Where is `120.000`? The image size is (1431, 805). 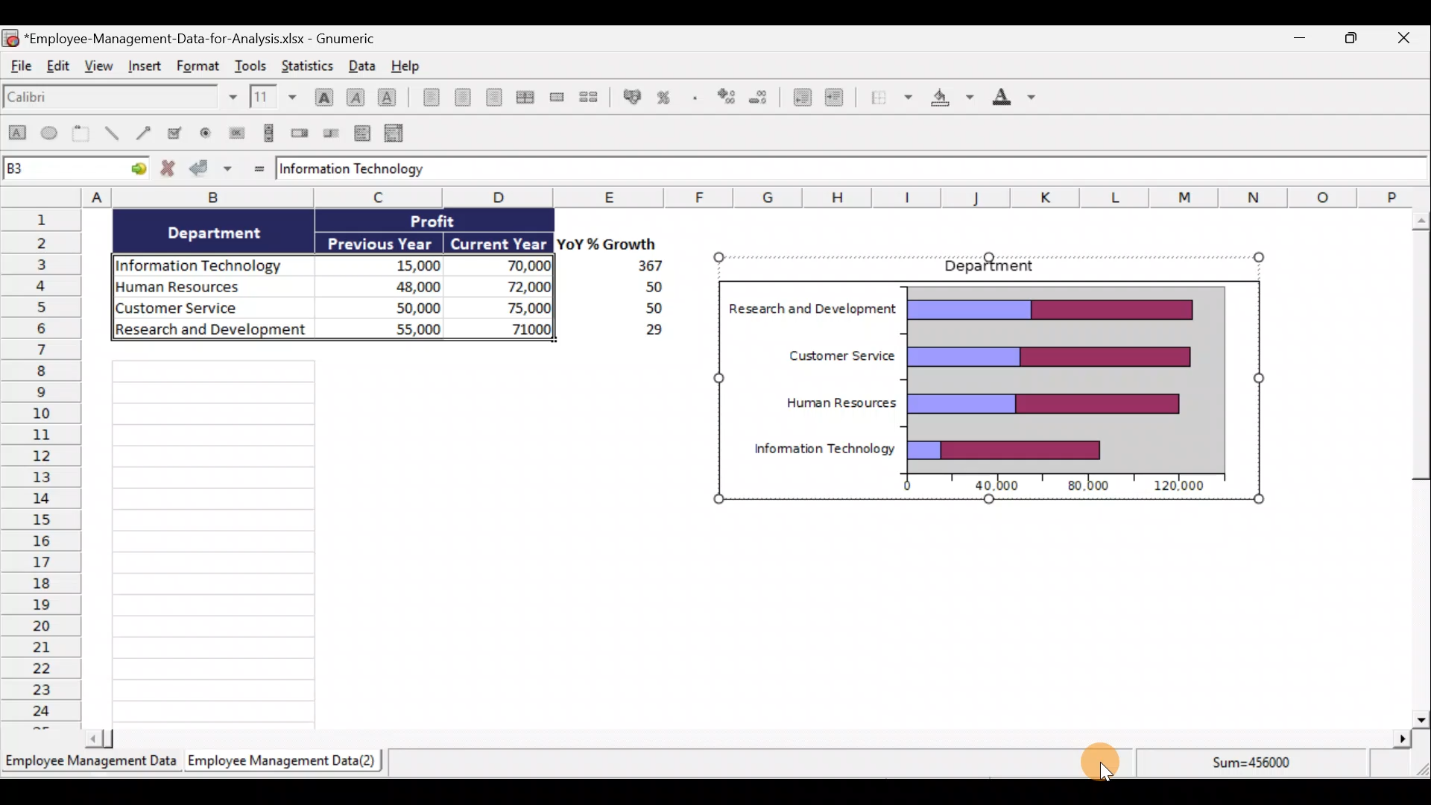 120.000 is located at coordinates (1182, 486).